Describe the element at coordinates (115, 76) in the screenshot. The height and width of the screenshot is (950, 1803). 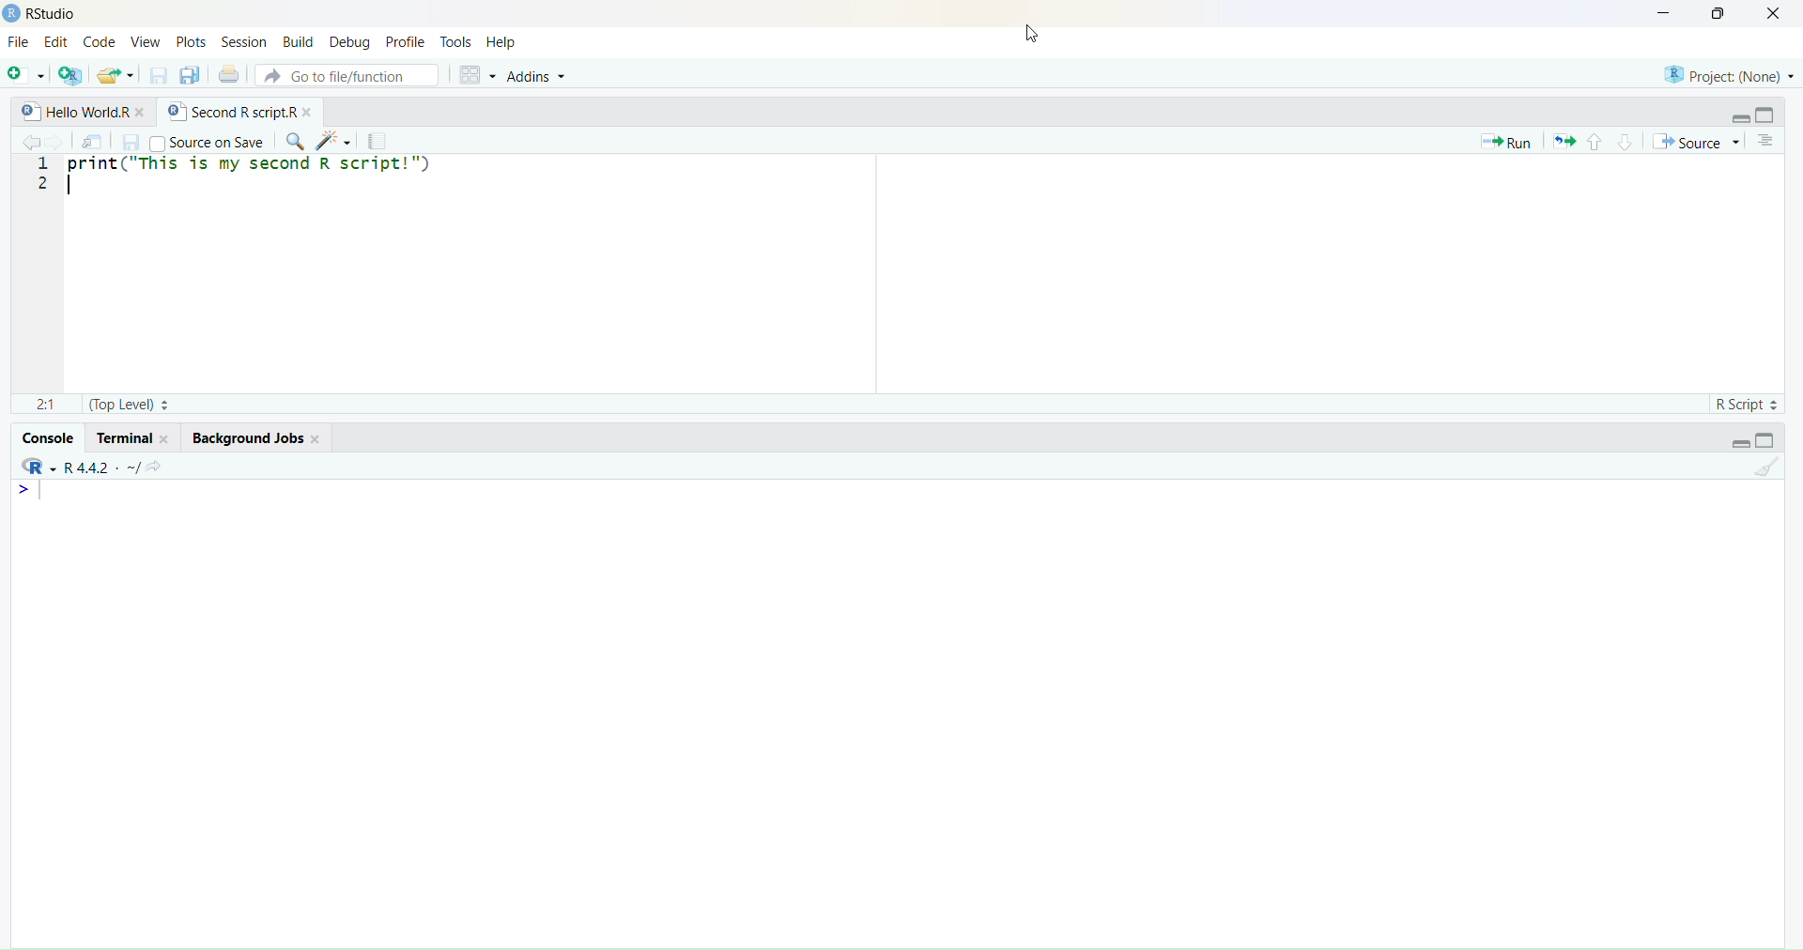
I see `Open an existing file (Ctrl + O)` at that location.